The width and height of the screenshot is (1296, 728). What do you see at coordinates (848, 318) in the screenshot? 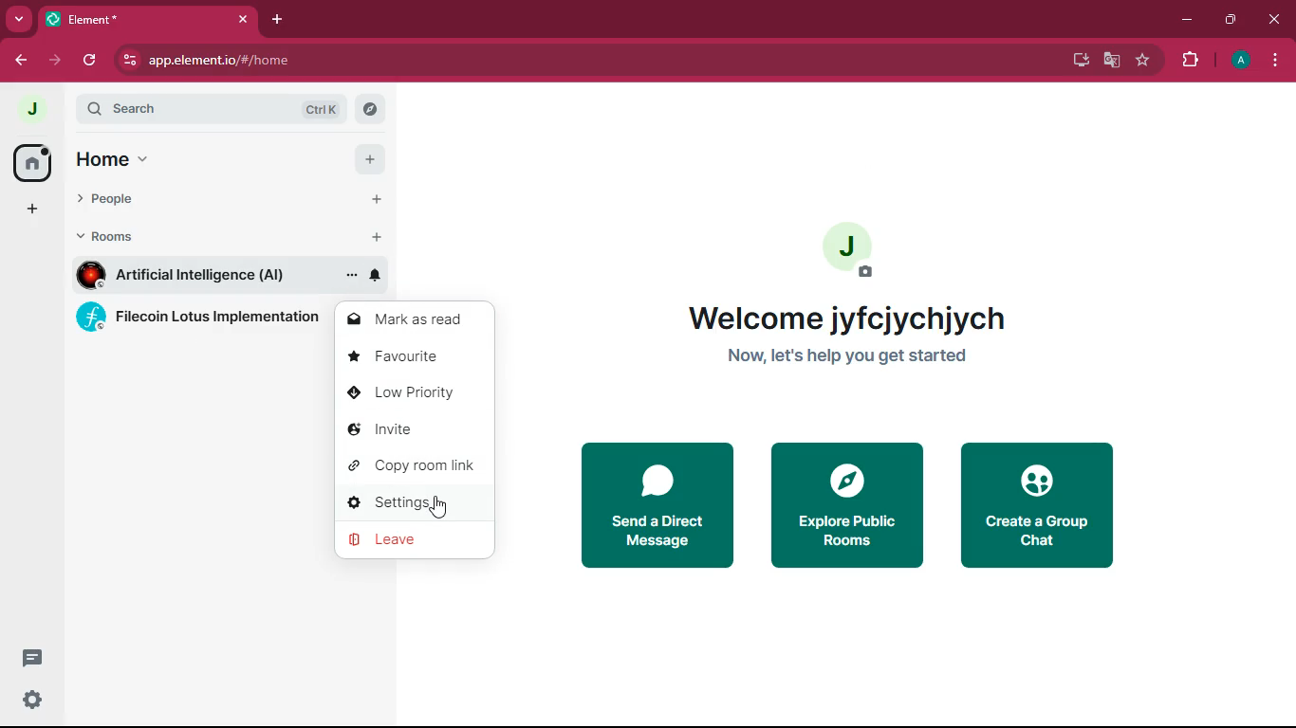
I see `welcome` at bounding box center [848, 318].